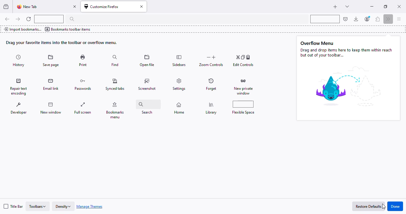 The image size is (406, 214). I want to click on import bookmarks, so click(23, 29).